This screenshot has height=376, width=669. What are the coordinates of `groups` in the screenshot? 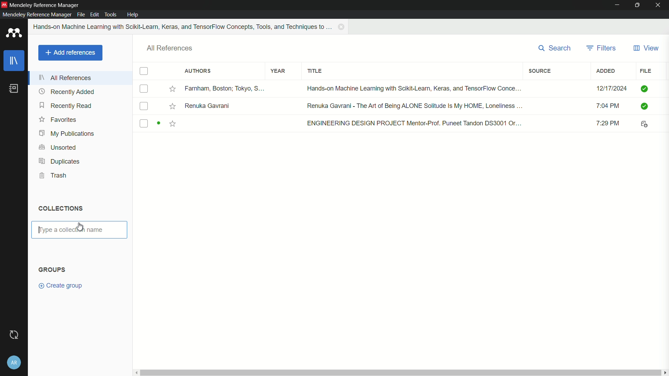 It's located at (52, 269).